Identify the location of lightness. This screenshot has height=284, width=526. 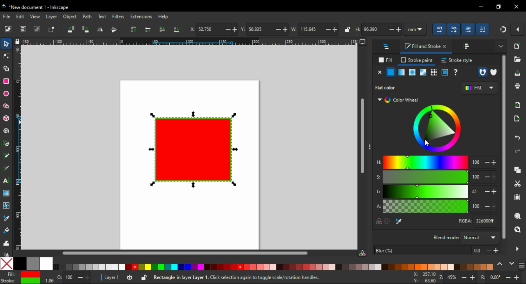
(426, 191).